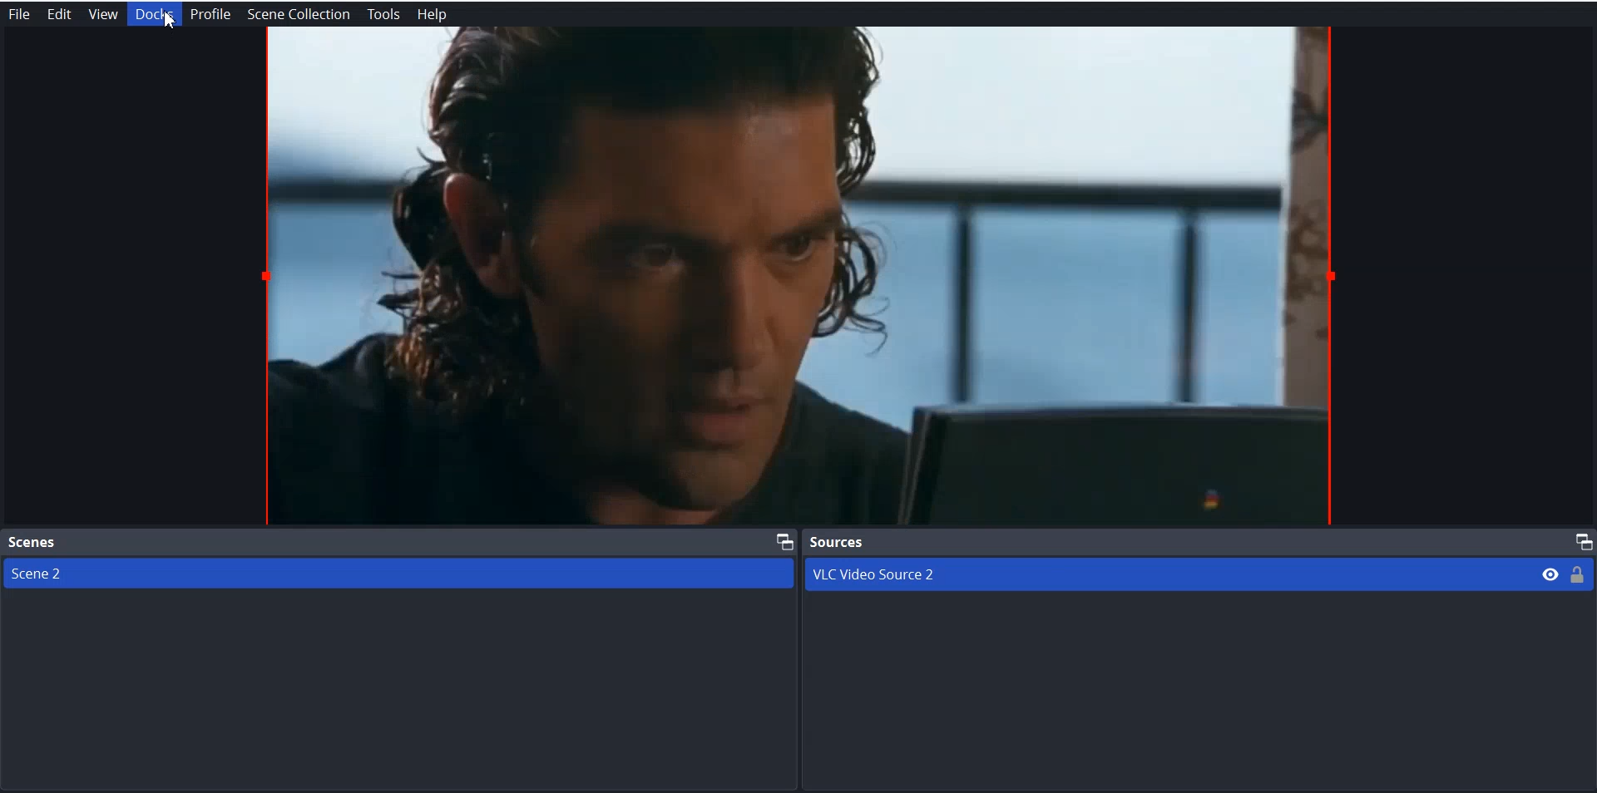  What do you see at coordinates (18, 14) in the screenshot?
I see `File` at bounding box center [18, 14].